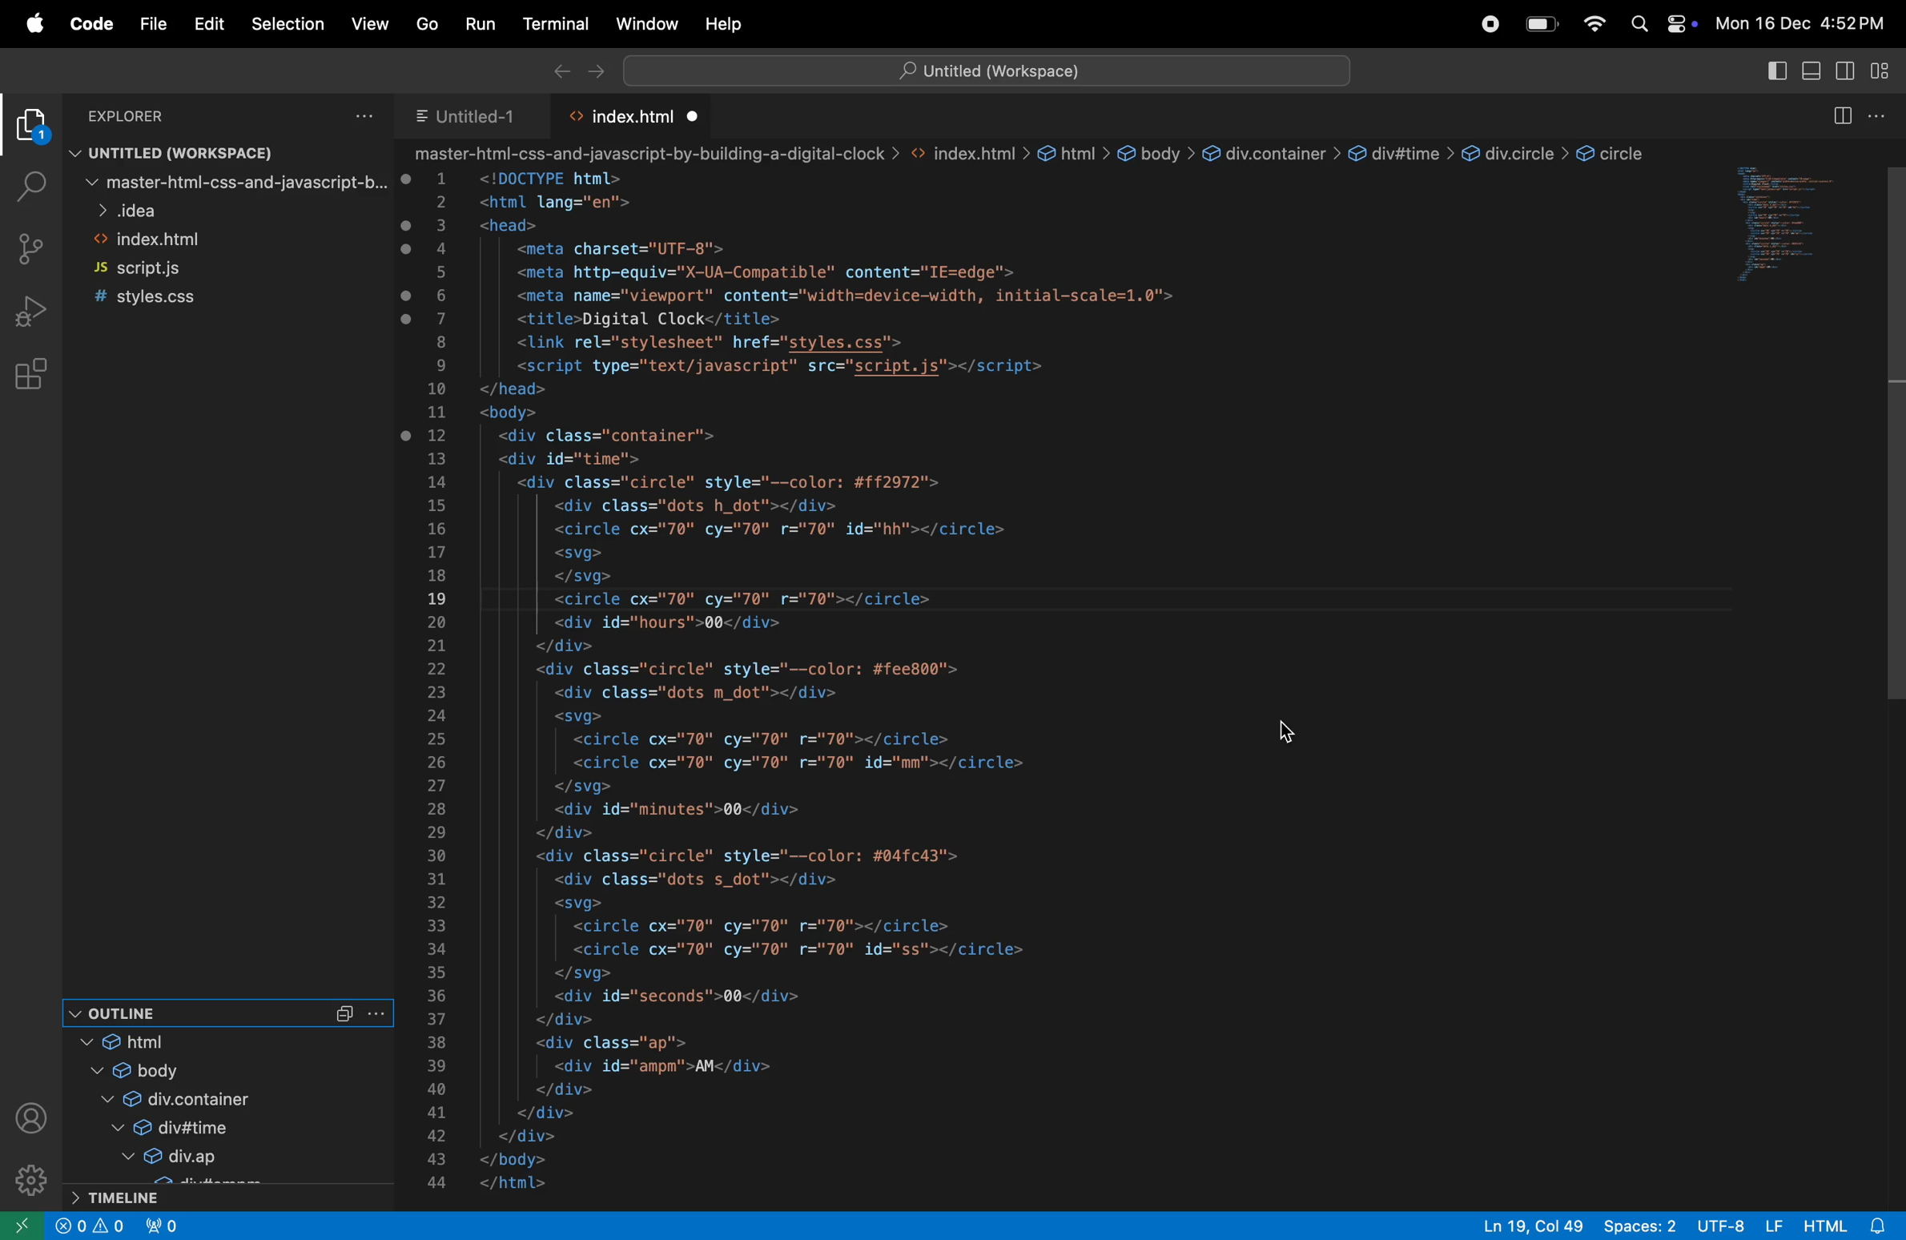  What do you see at coordinates (224, 1012) in the screenshot?
I see `outline` at bounding box center [224, 1012].